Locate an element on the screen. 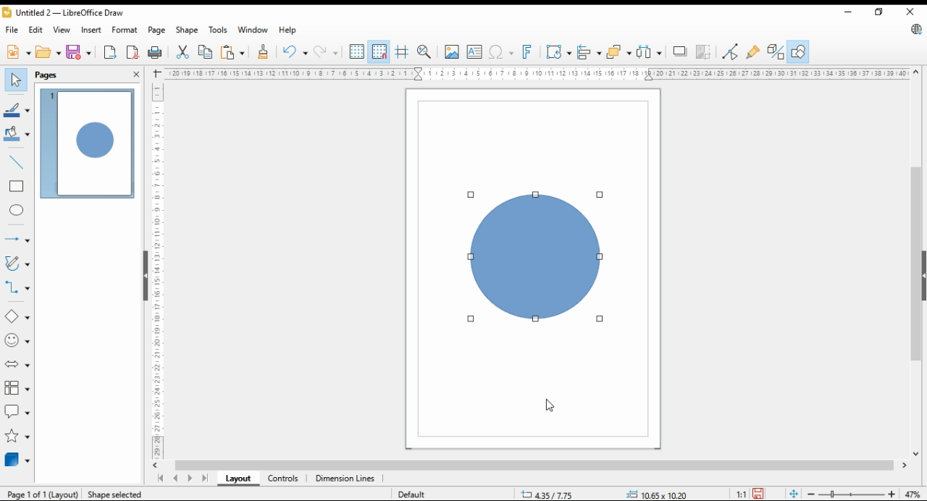 The height and width of the screenshot is (501, 927). page 1 is located at coordinates (89, 144).